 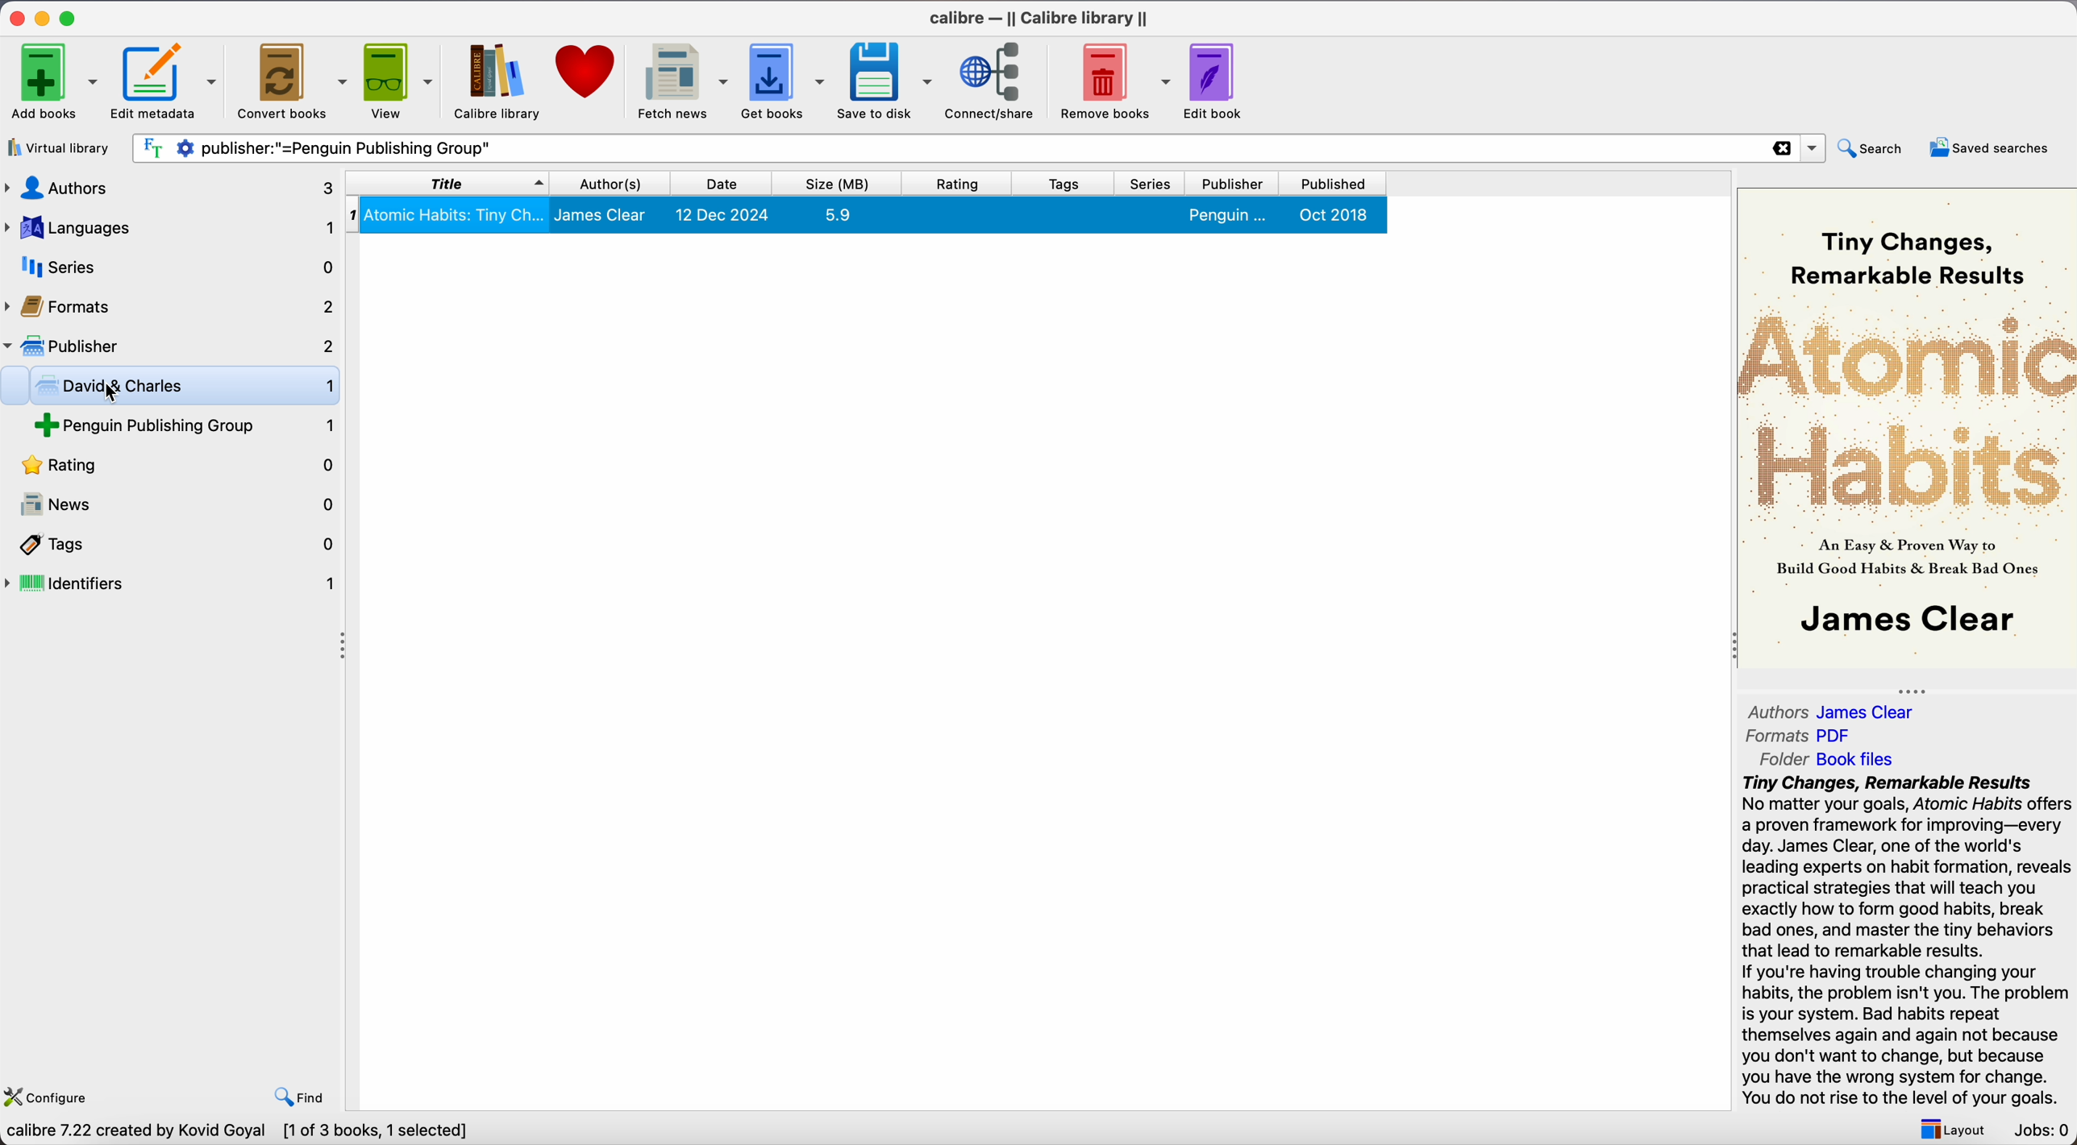 I want to click on donate, so click(x=587, y=73).